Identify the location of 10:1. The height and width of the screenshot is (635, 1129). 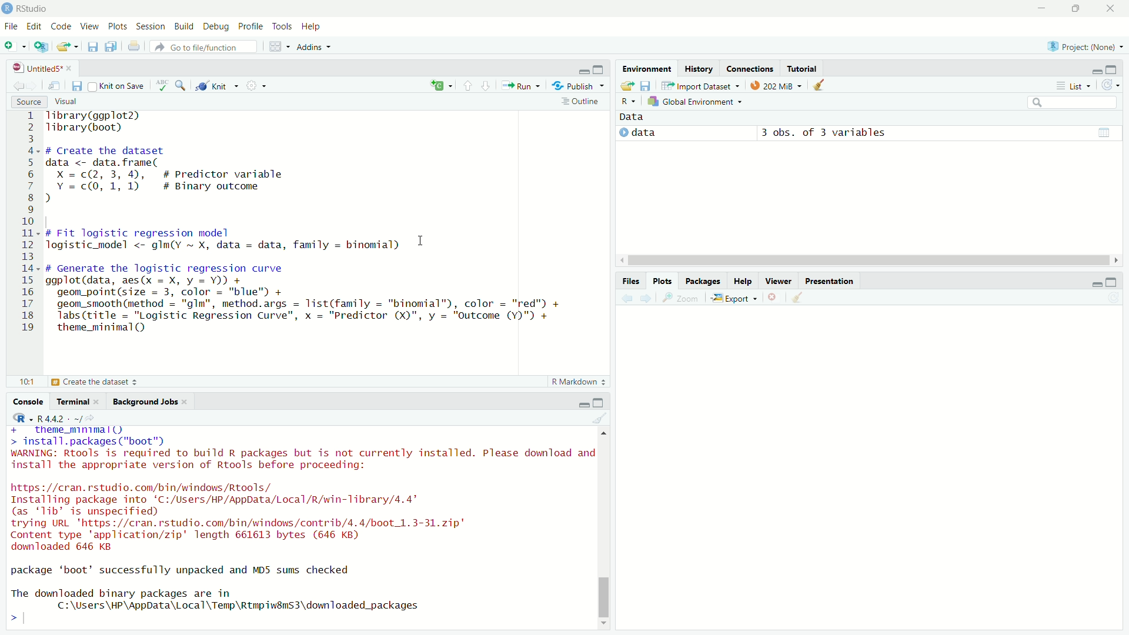
(26, 382).